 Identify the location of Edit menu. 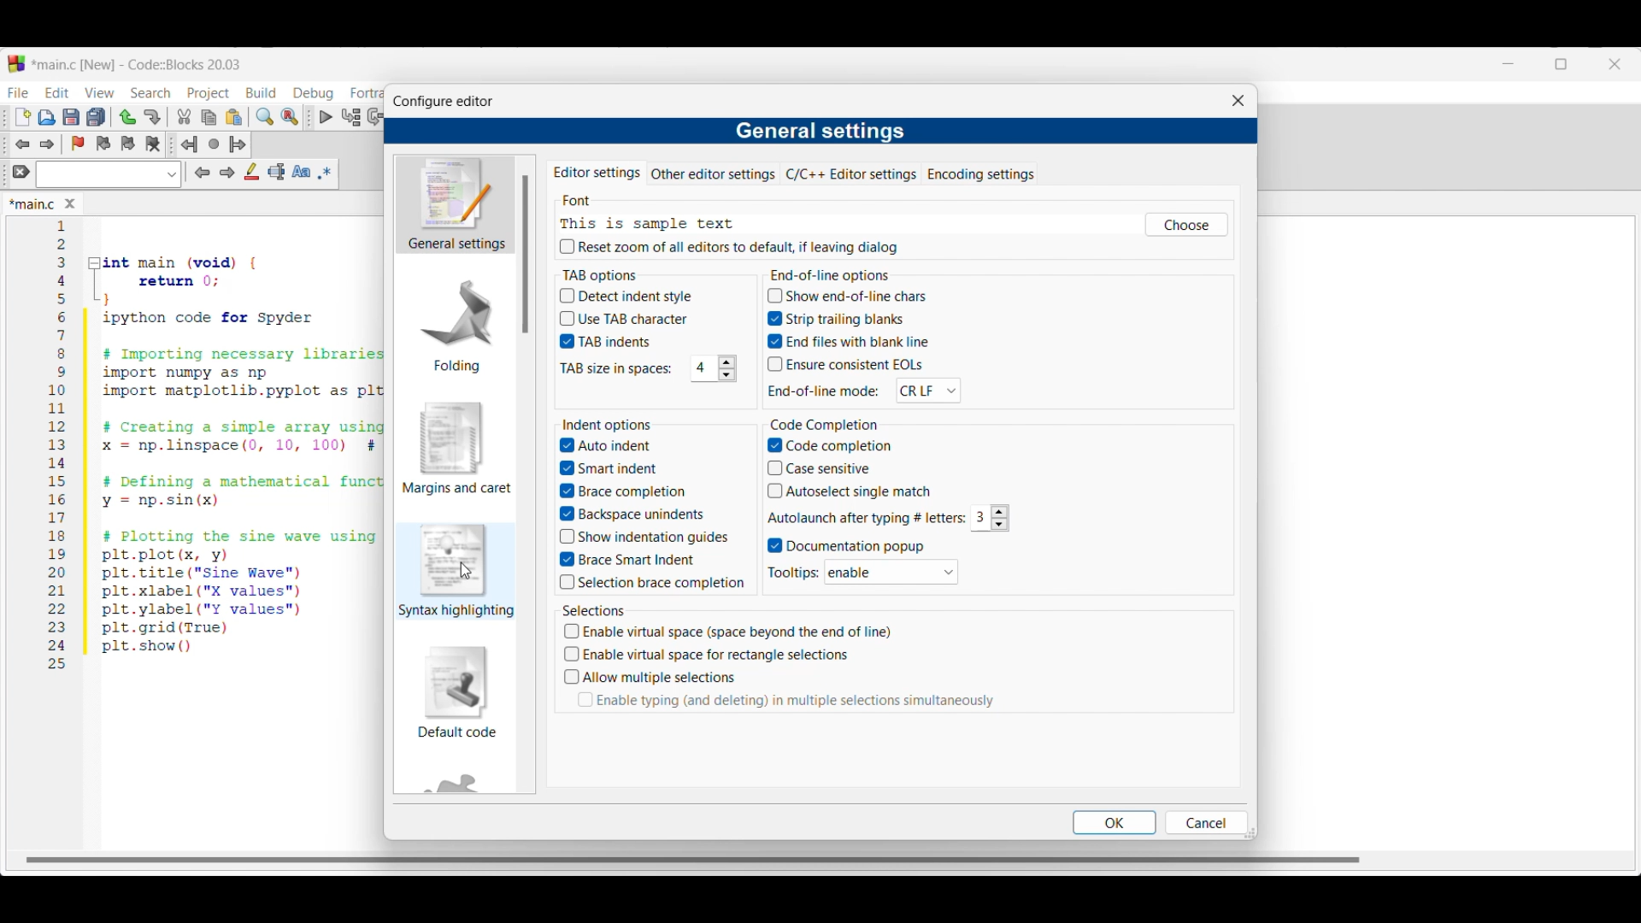
(58, 92).